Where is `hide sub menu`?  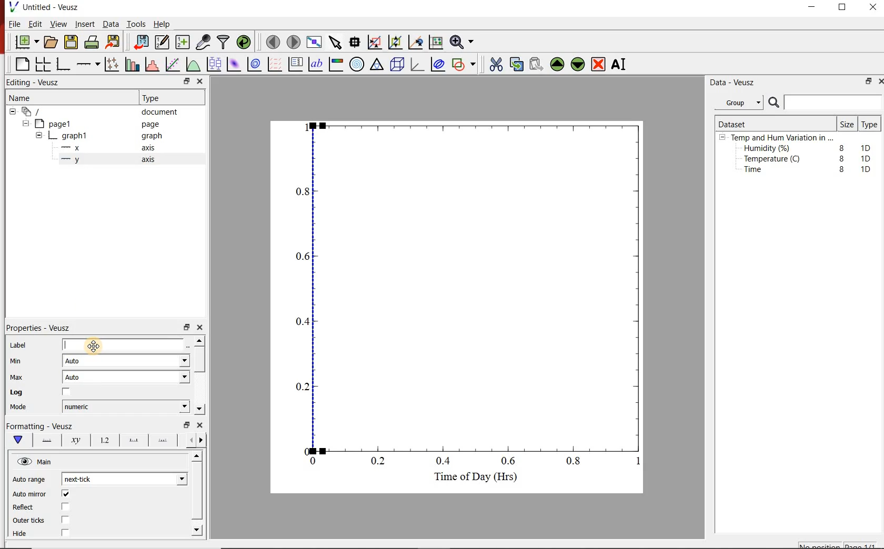 hide sub menu is located at coordinates (27, 125).